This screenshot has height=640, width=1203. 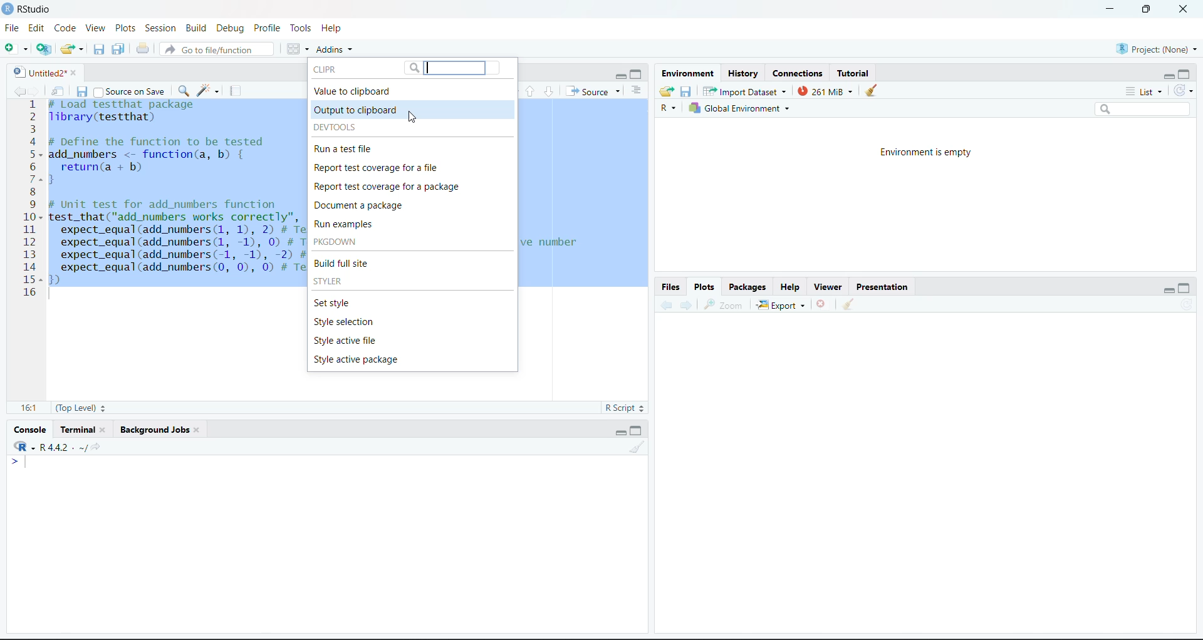 I want to click on full screen, so click(x=1147, y=10).